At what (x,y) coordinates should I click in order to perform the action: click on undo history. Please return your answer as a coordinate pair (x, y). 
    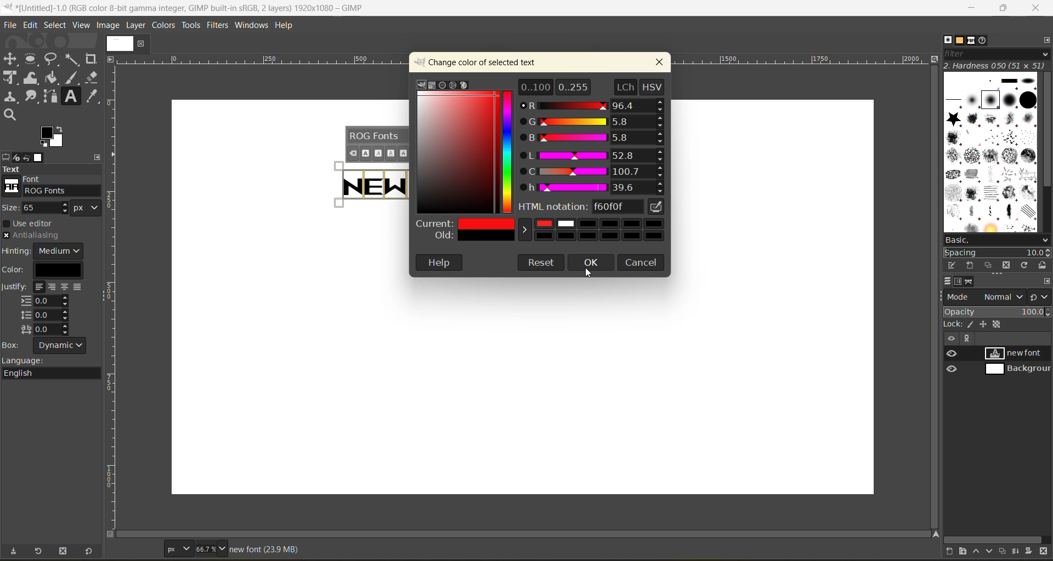
    Looking at the image, I should click on (25, 156).